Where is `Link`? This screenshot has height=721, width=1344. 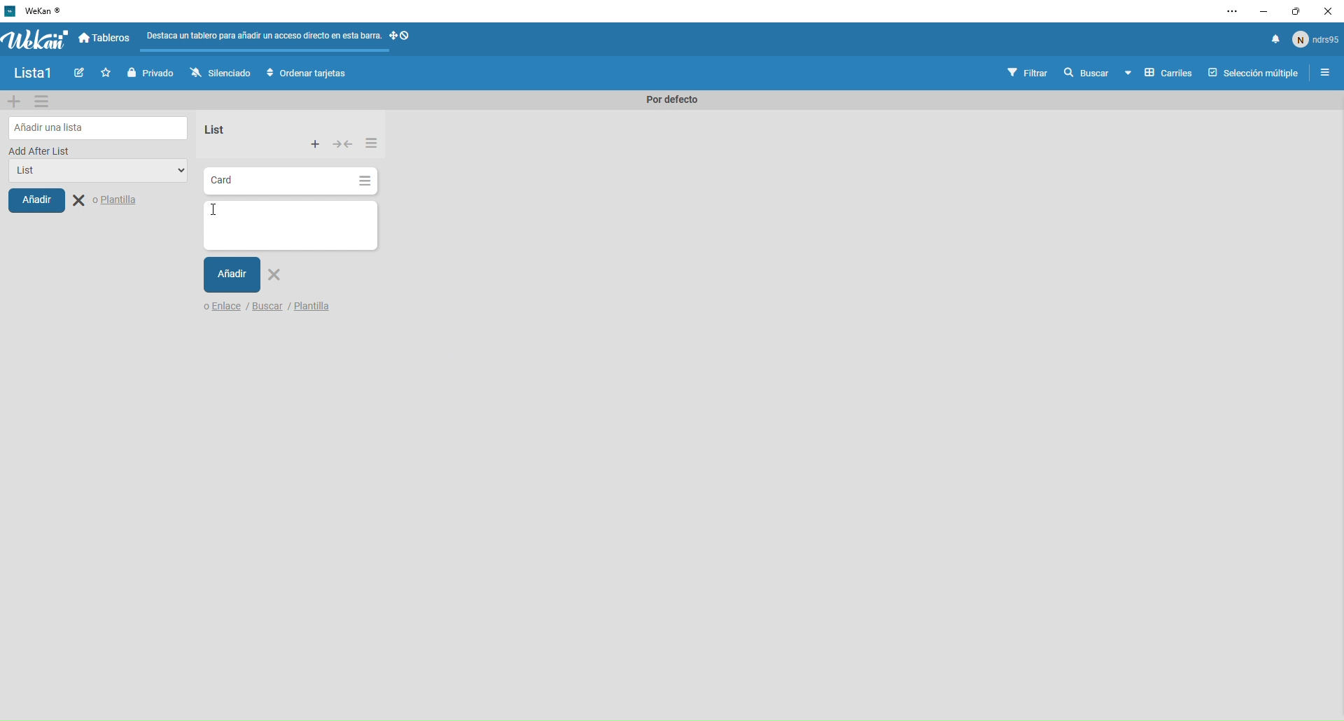
Link is located at coordinates (221, 308).